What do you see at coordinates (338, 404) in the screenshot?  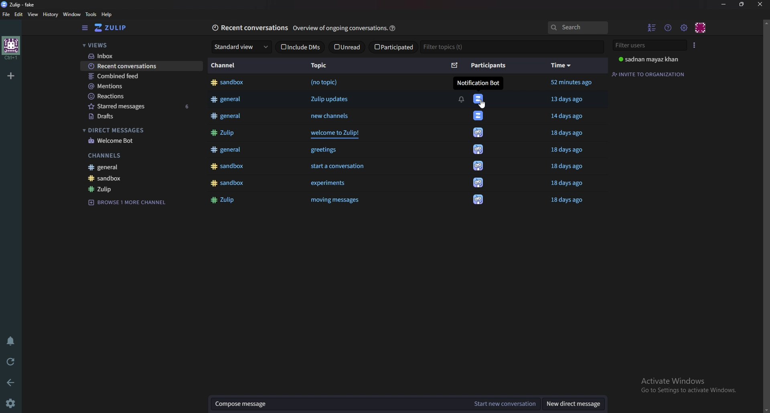 I see `Compose message` at bounding box center [338, 404].